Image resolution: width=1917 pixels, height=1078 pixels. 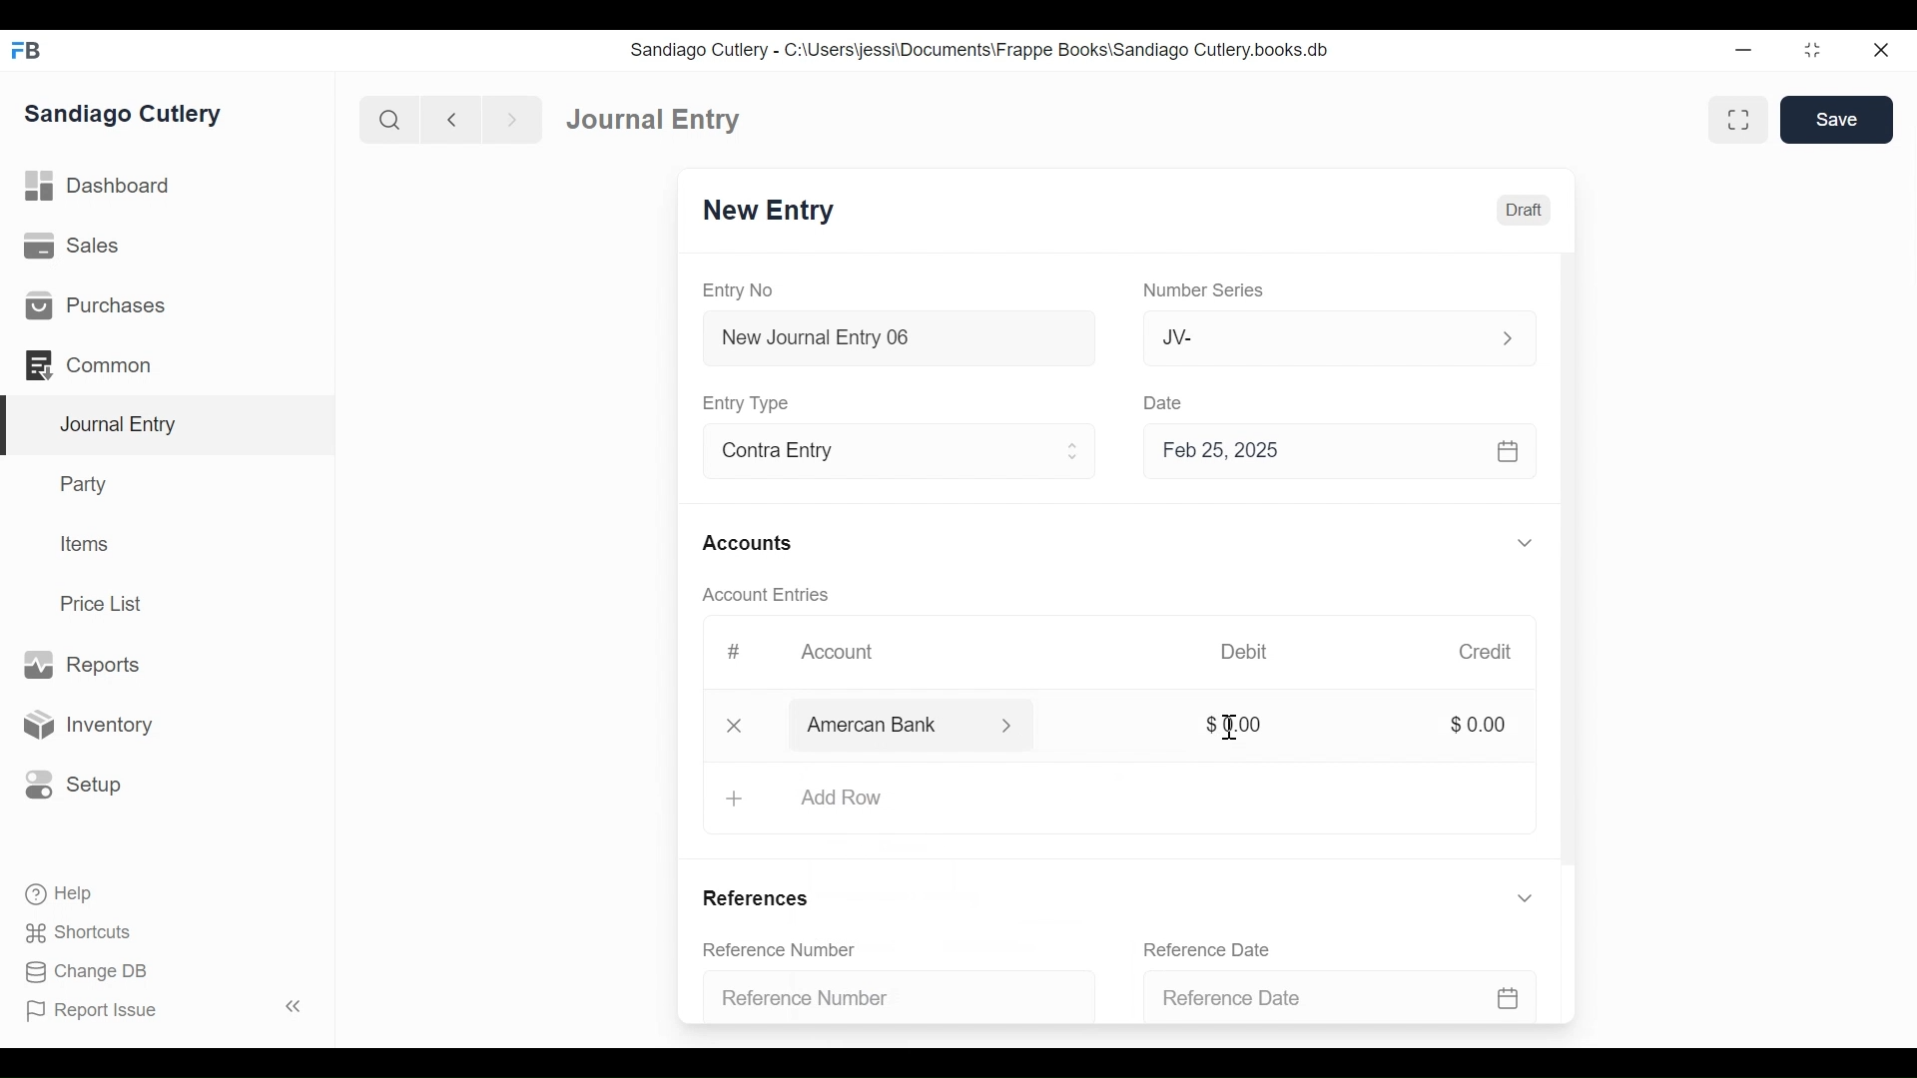 What do you see at coordinates (654, 118) in the screenshot?
I see `Journal Entry` at bounding box center [654, 118].